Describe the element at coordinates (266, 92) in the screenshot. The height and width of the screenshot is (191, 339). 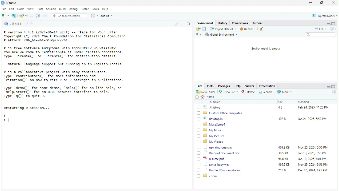
I see `Rename` at that location.